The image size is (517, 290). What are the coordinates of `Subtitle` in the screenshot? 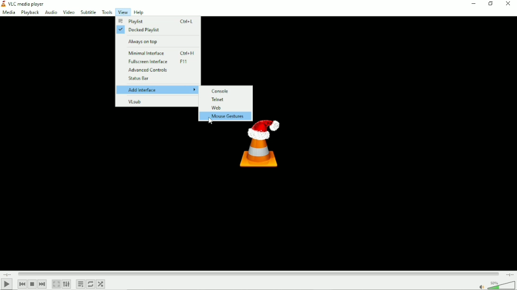 It's located at (88, 11).